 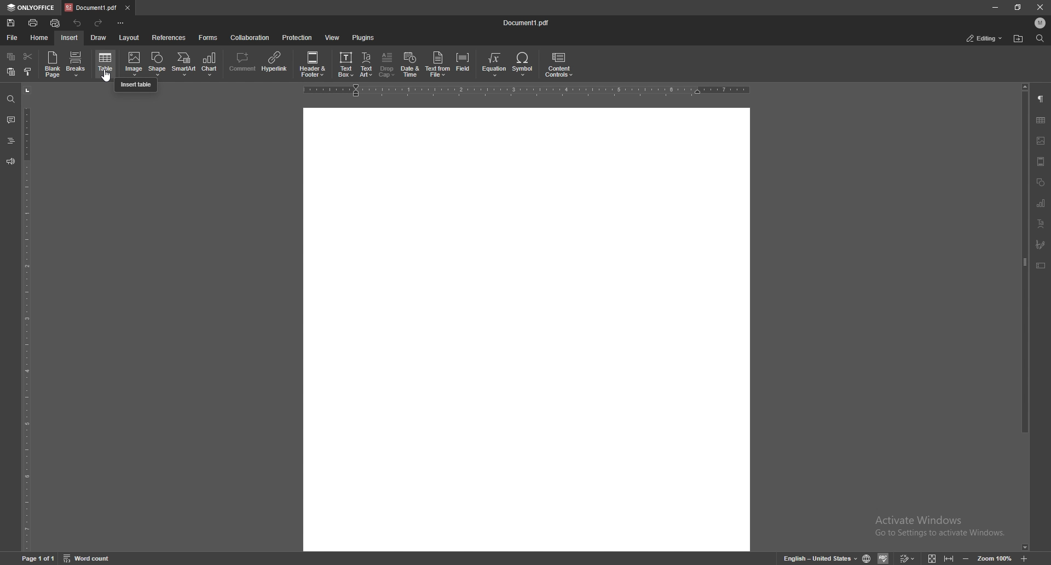 What do you see at coordinates (527, 22) in the screenshot?
I see `file name` at bounding box center [527, 22].